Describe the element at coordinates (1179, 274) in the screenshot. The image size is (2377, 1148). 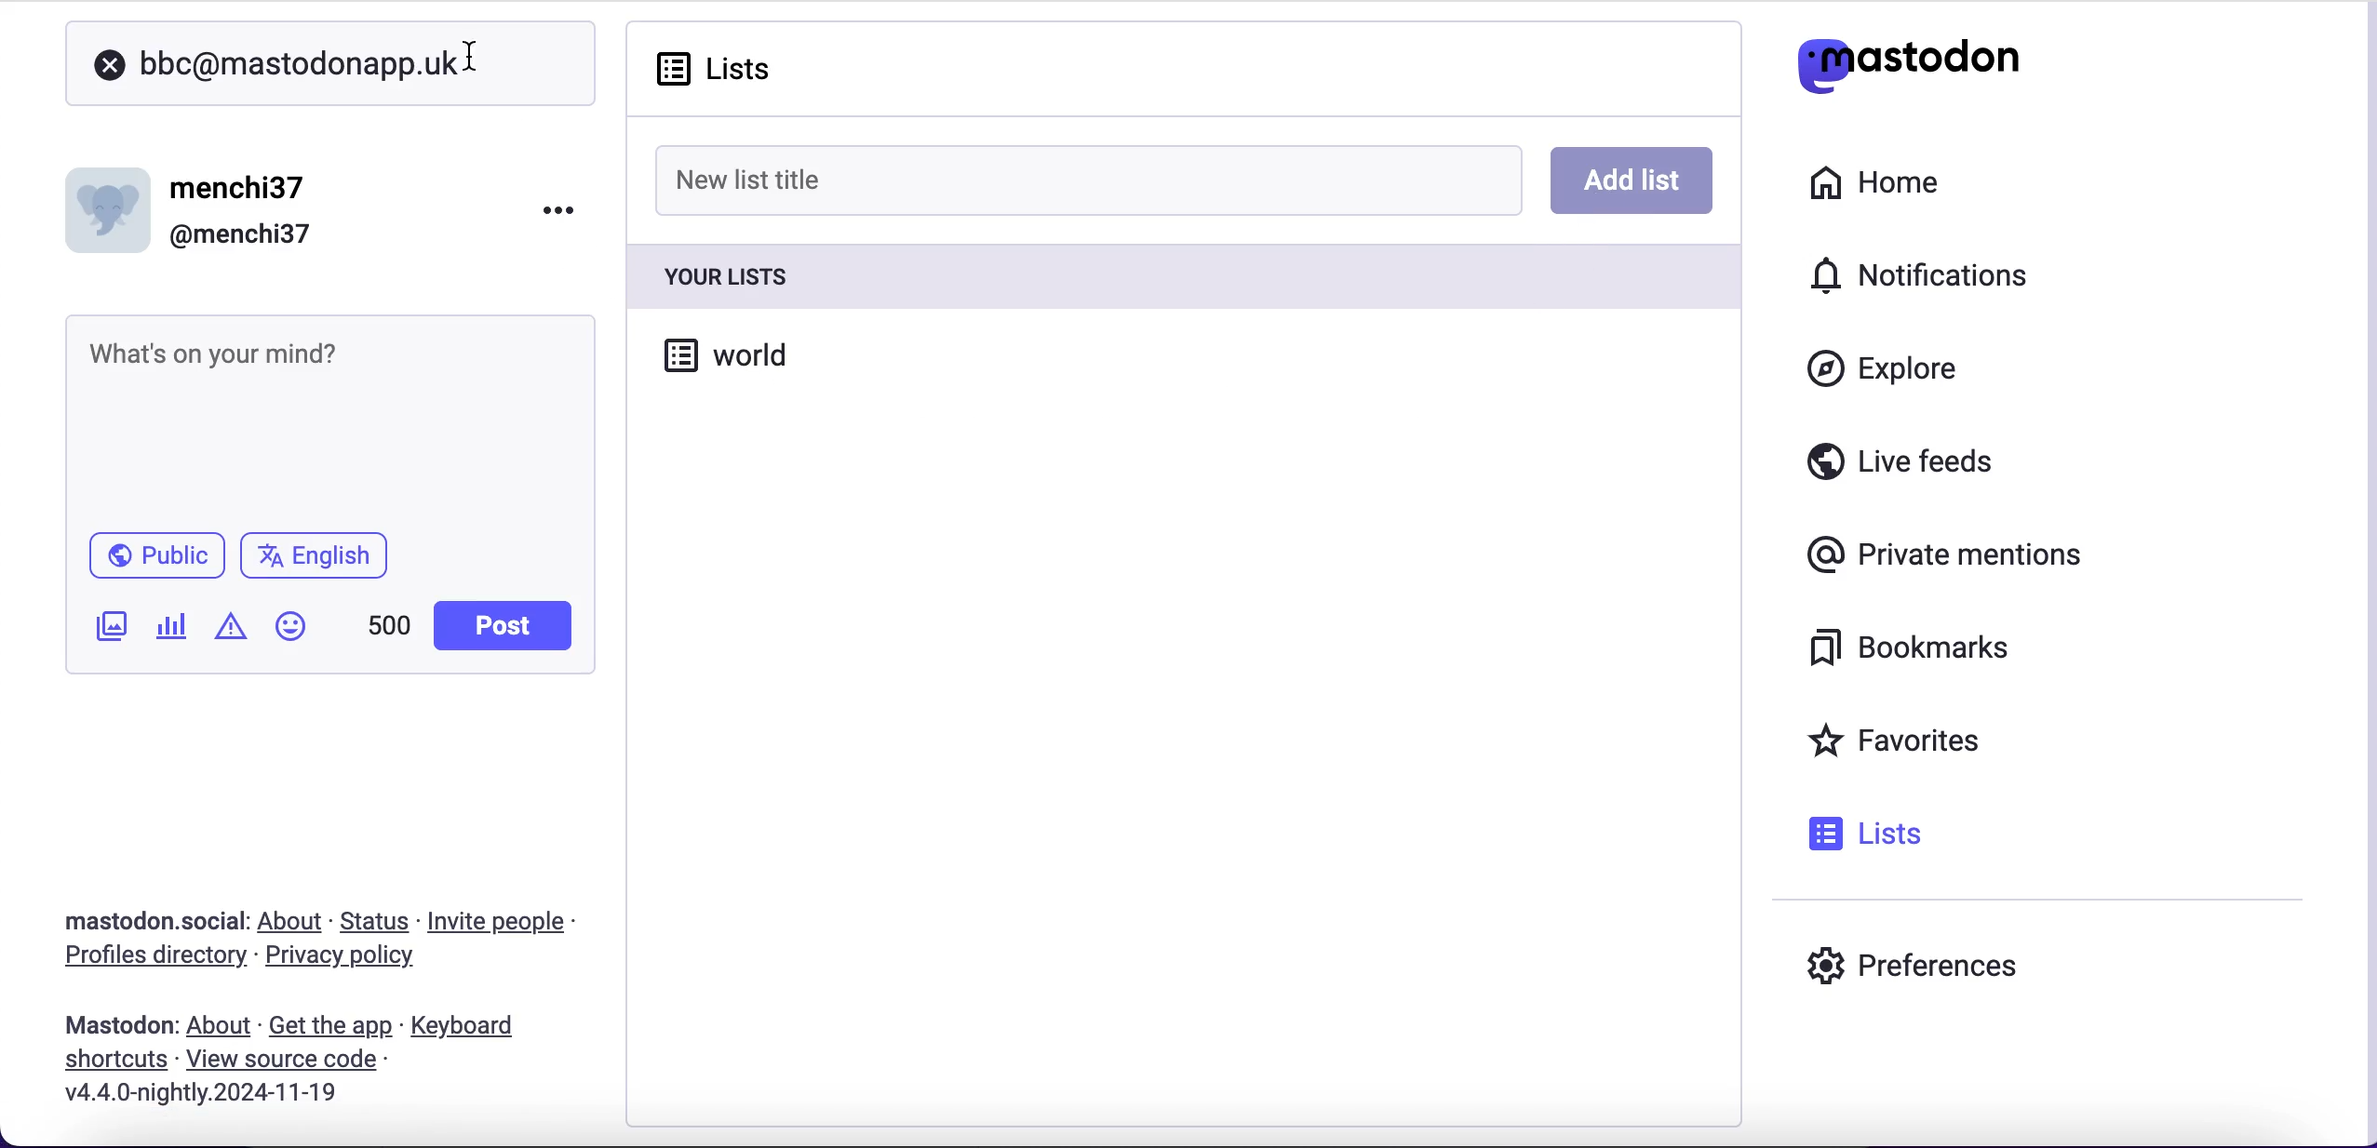
I see `your lists` at that location.